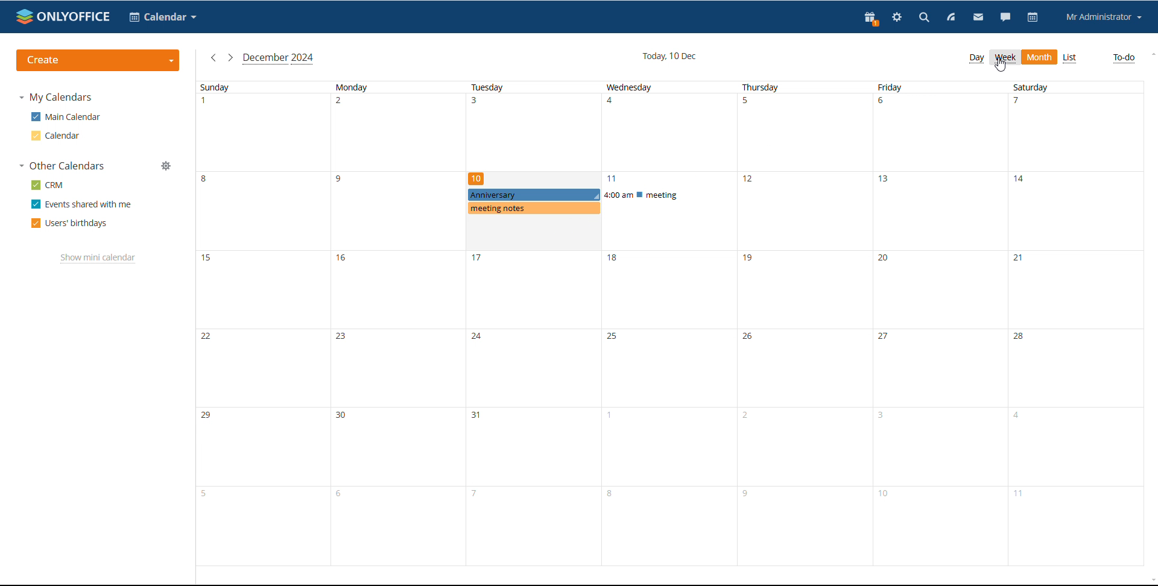 This screenshot has width=1158, height=586. I want to click on profile, so click(1104, 17).